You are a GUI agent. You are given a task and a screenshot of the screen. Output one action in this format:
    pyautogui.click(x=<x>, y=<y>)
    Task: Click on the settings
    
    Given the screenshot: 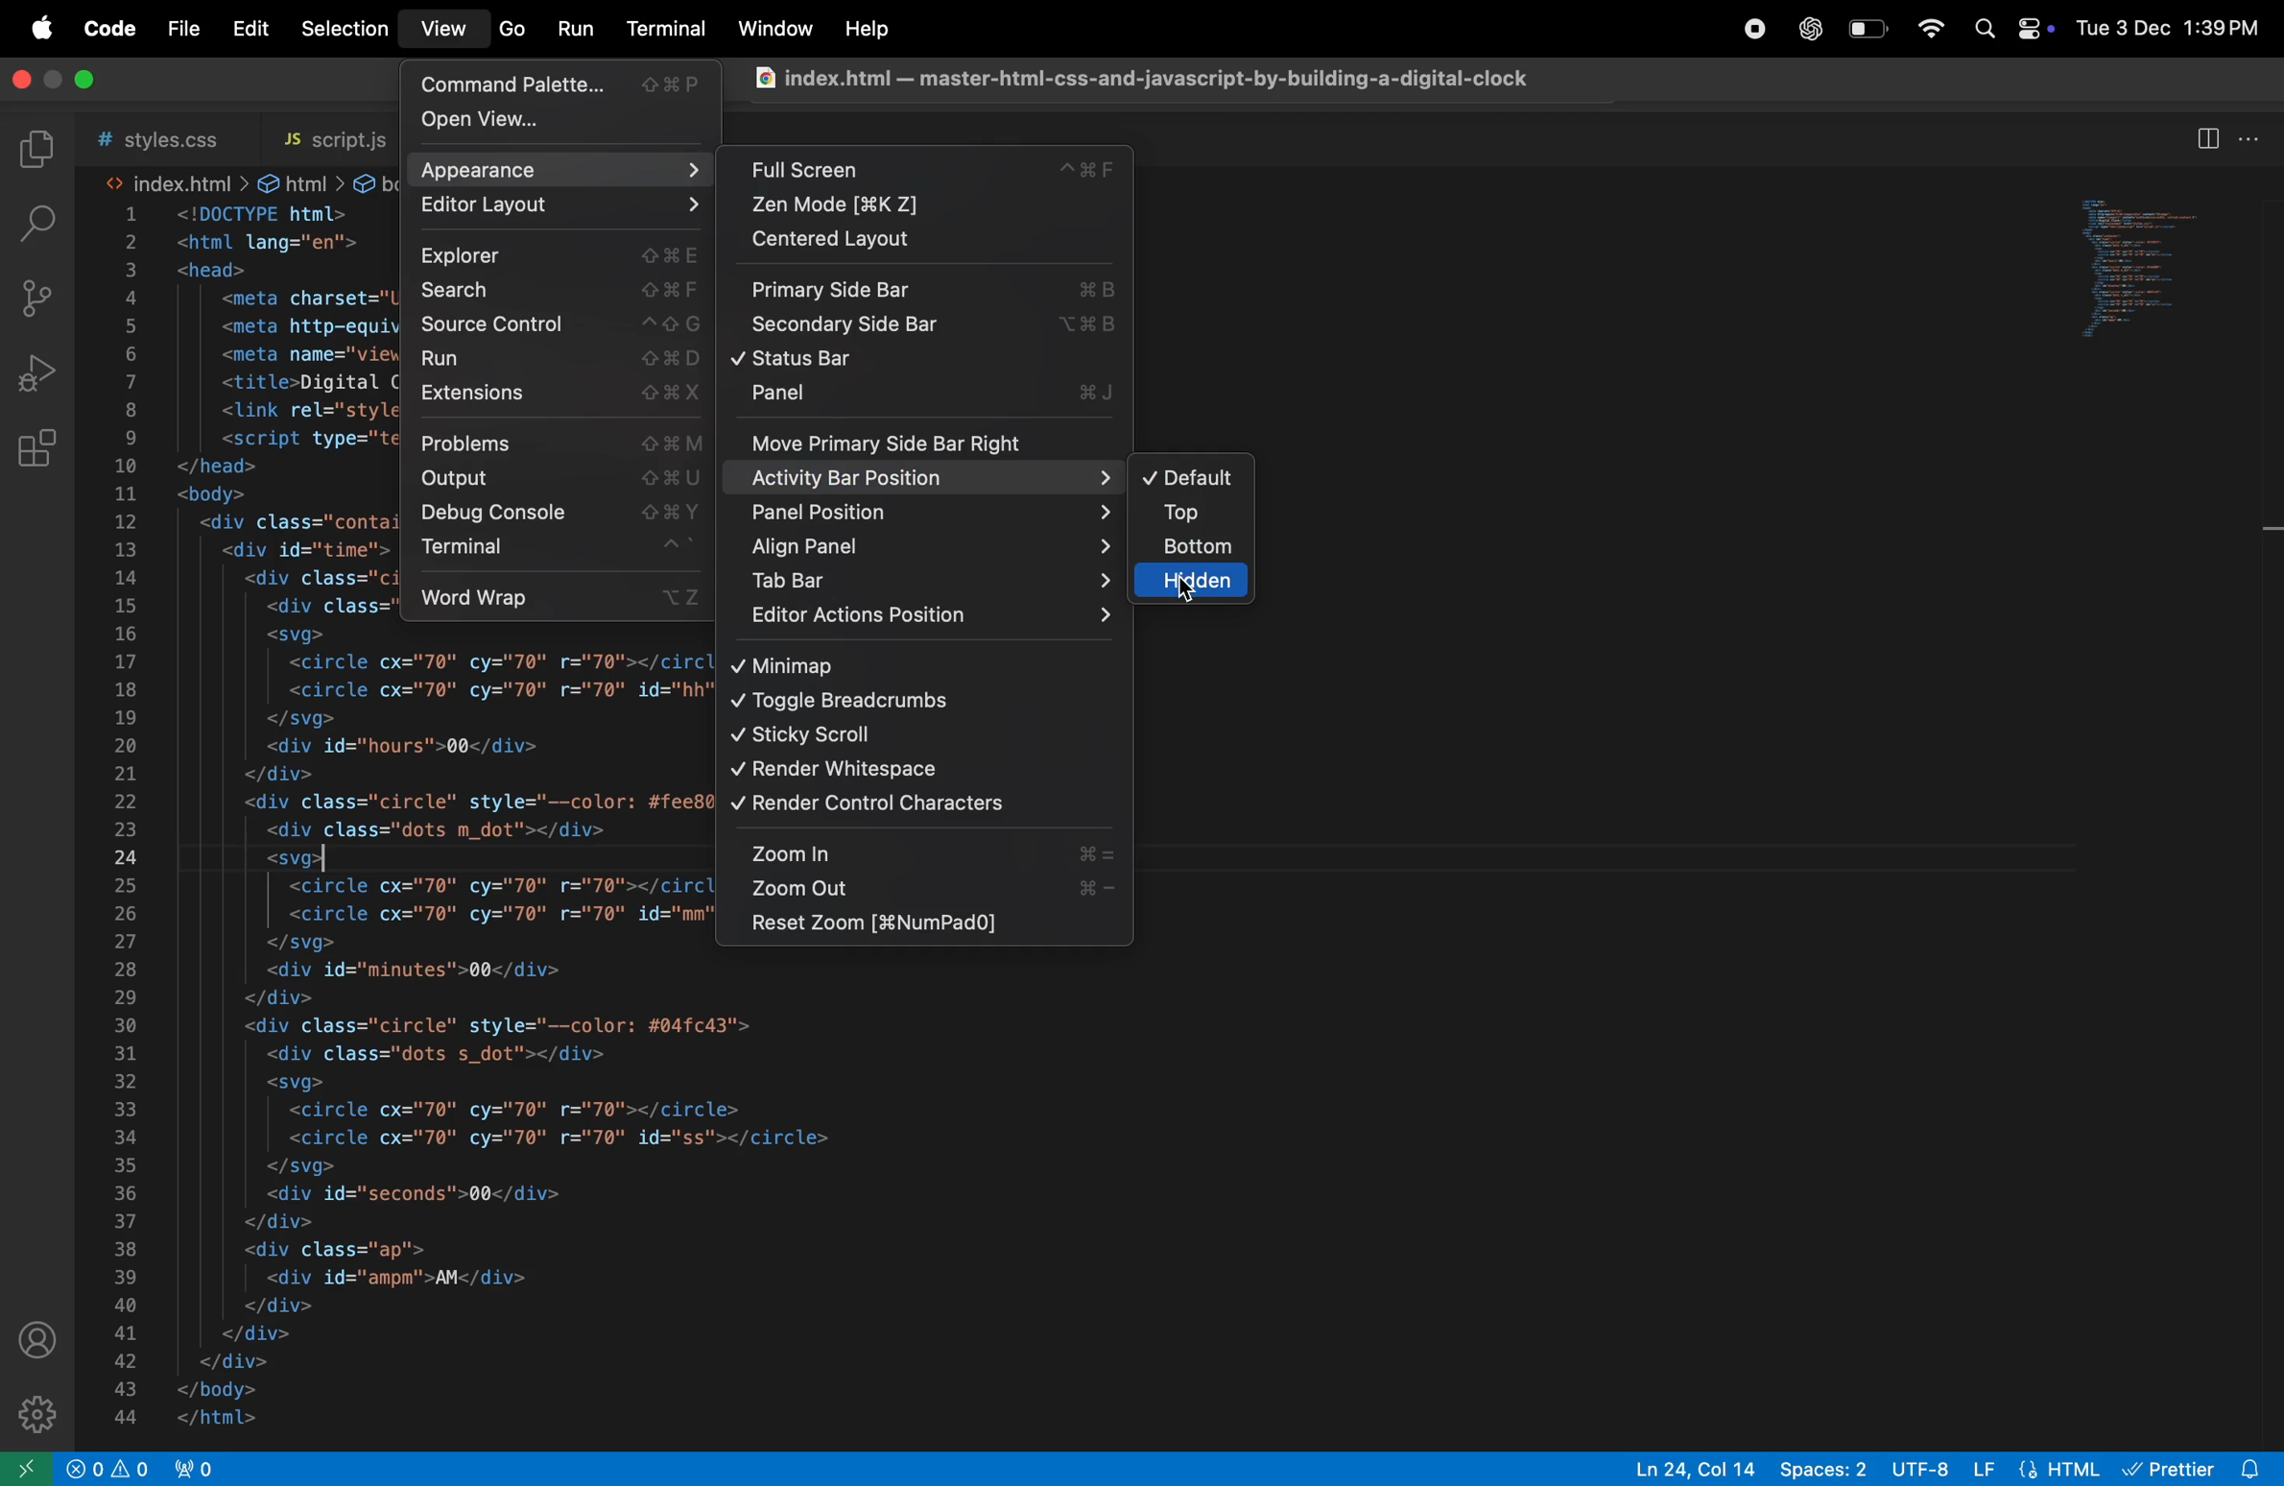 What is the action you would take?
    pyautogui.click(x=40, y=1410)
    